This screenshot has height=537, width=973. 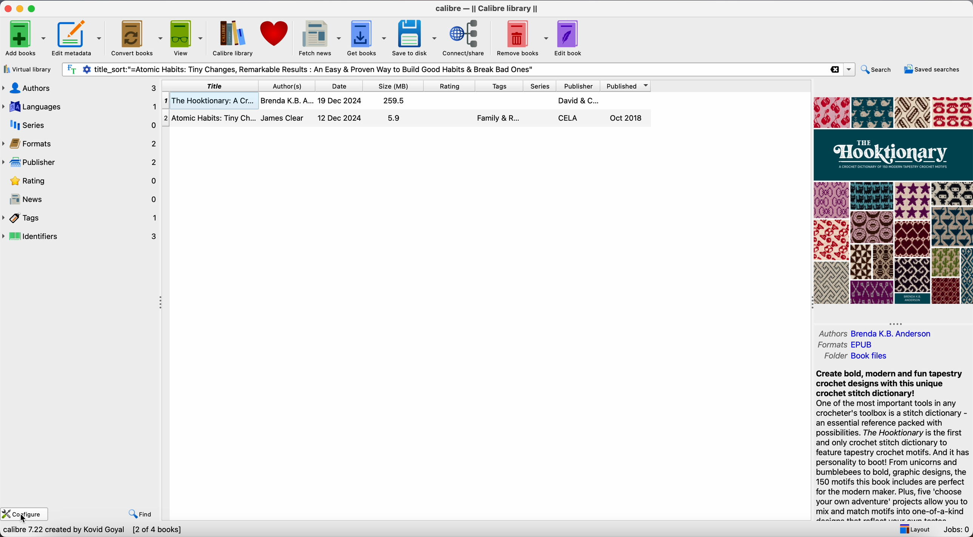 I want to click on Jobs: 0, so click(x=954, y=530).